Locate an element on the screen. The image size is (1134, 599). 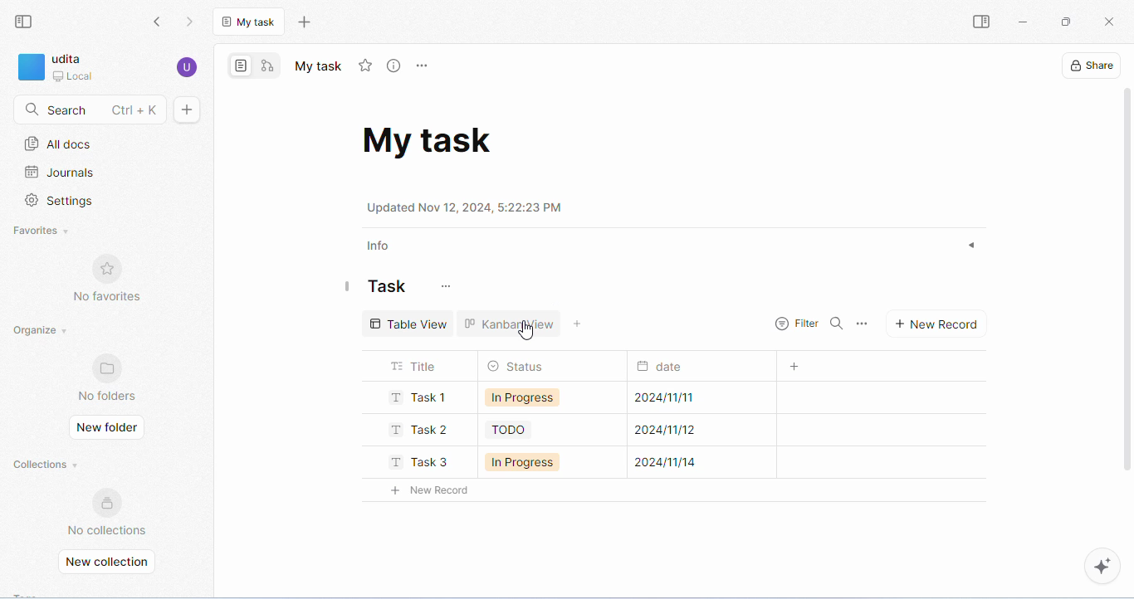
deadline for task2 is located at coordinates (678, 431).